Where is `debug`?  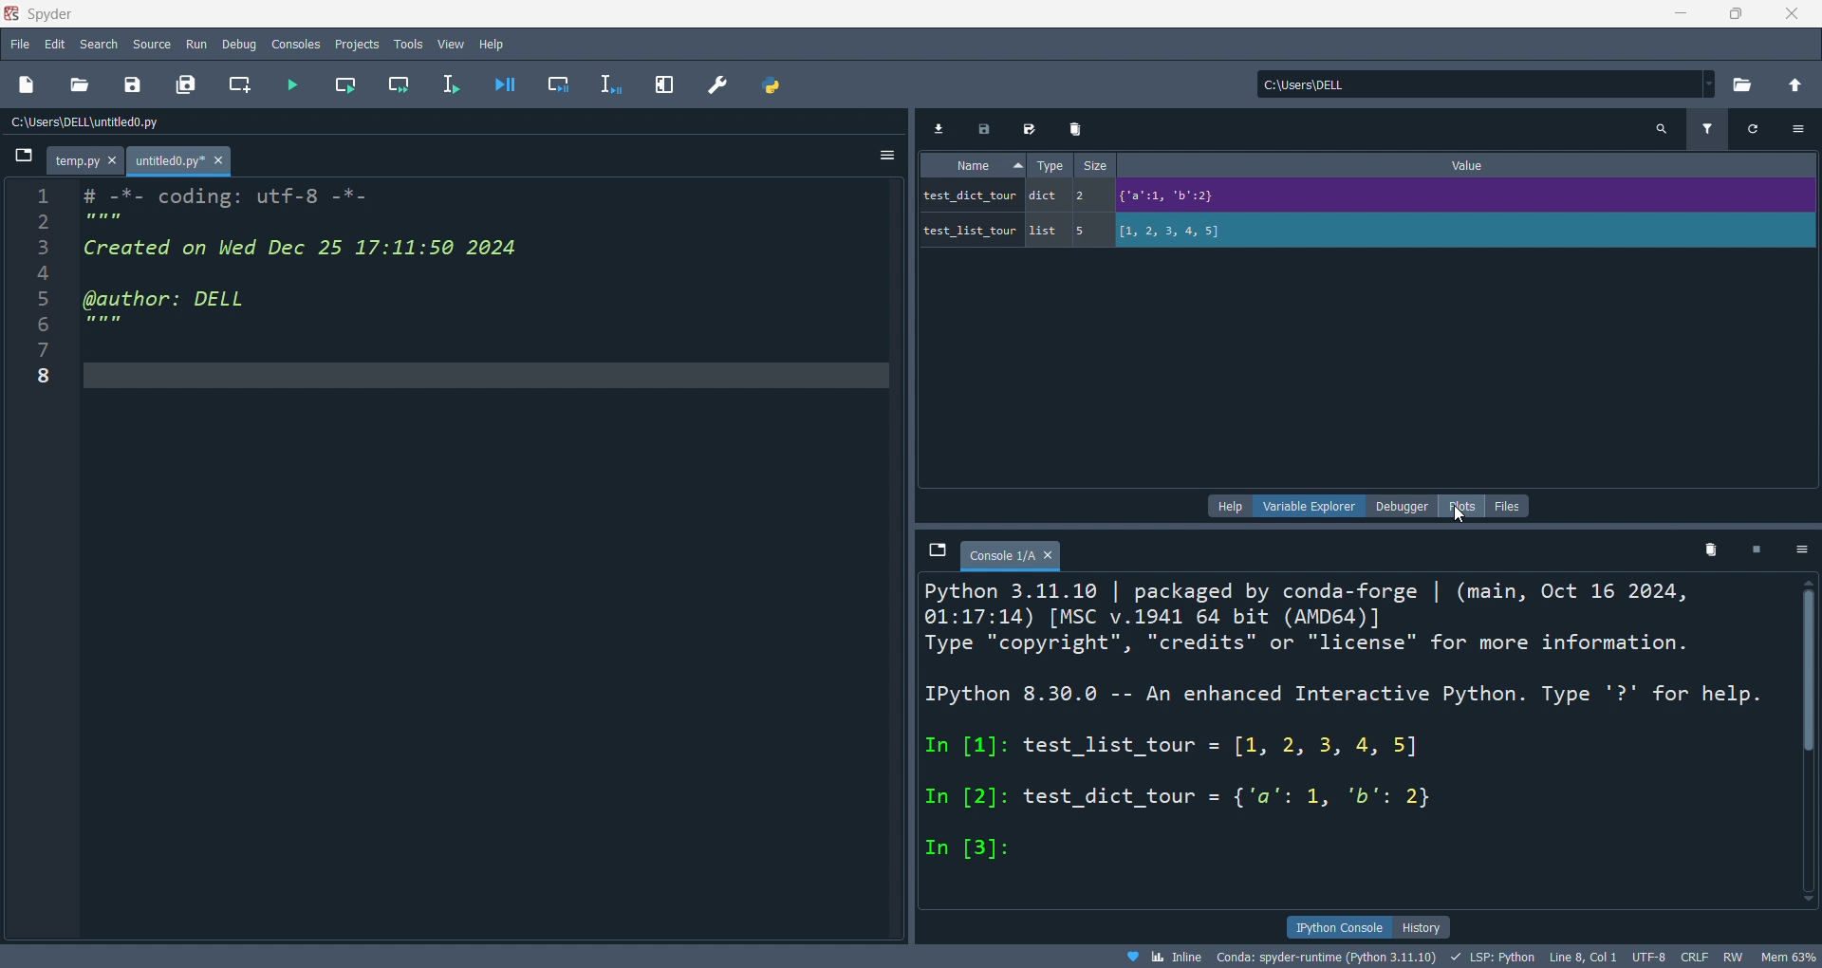
debug is located at coordinates (236, 42).